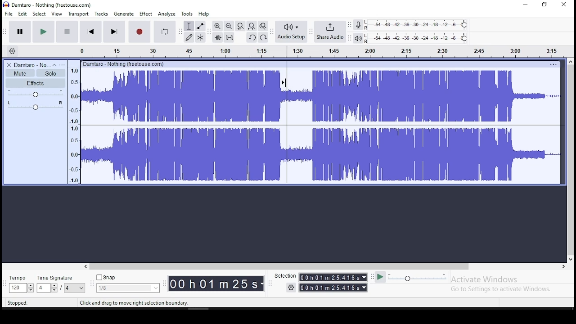 This screenshot has width=576, height=324. Describe the element at coordinates (31, 64) in the screenshot. I see `audio track name` at that location.